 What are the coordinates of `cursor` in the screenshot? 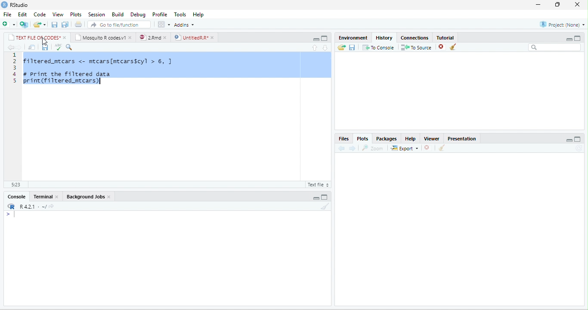 It's located at (45, 41).